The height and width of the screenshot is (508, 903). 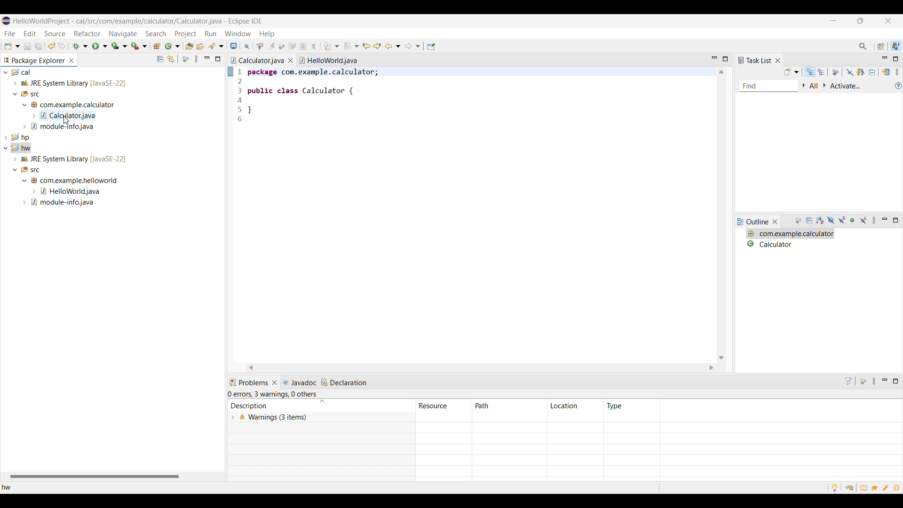 What do you see at coordinates (895, 46) in the screenshot?
I see `Java, current selection` at bounding box center [895, 46].